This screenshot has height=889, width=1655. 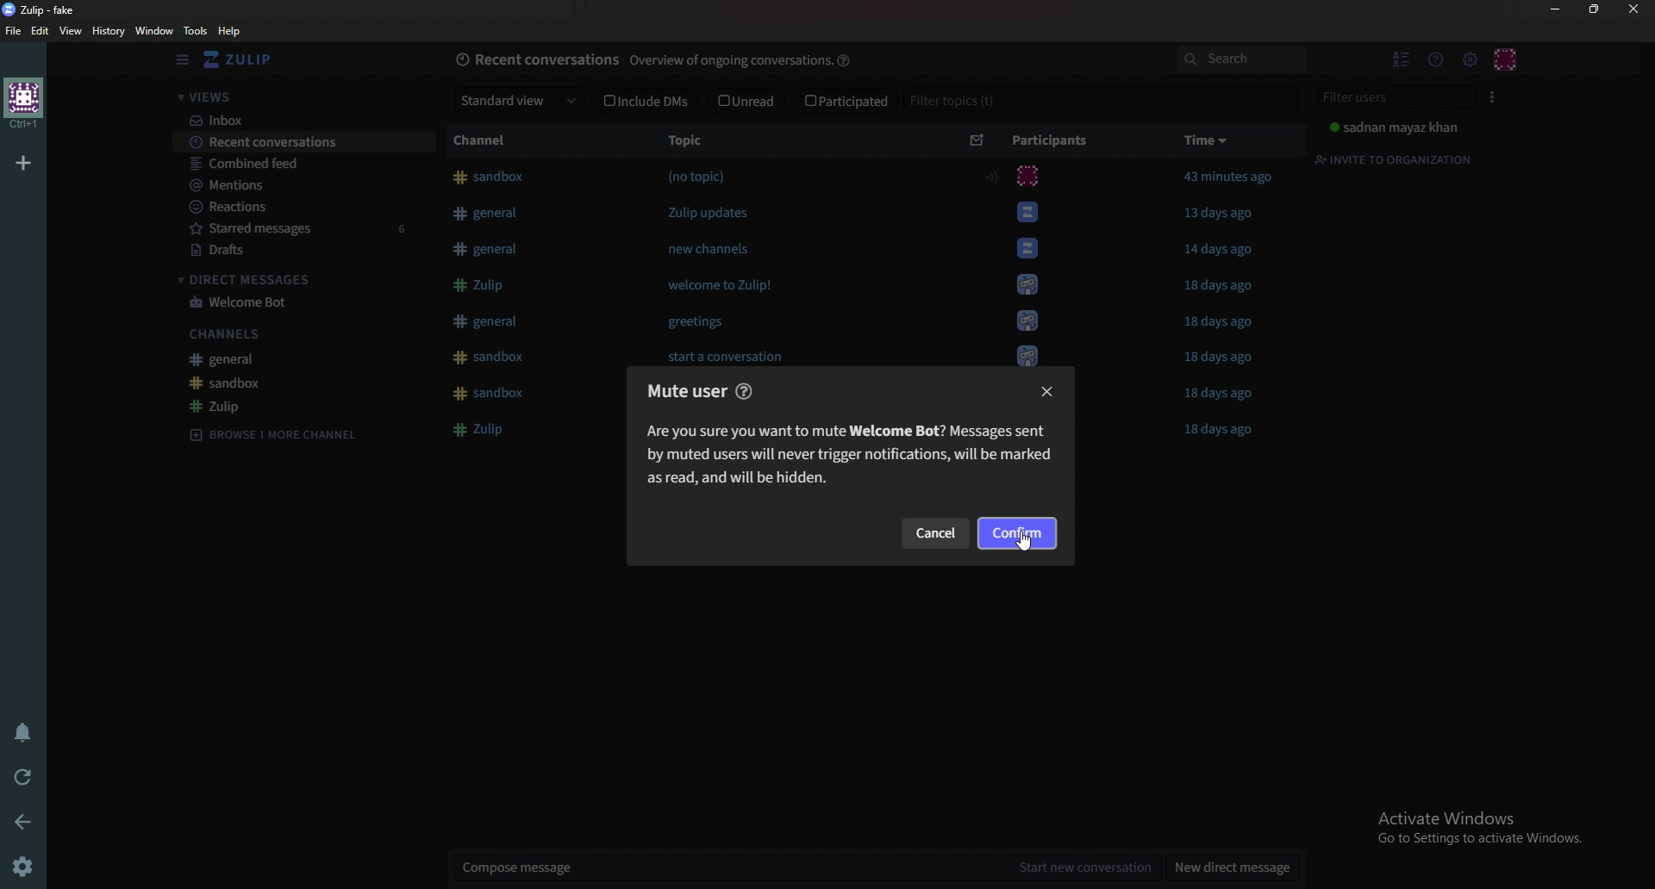 What do you see at coordinates (183, 61) in the screenshot?
I see `Hide sidebar` at bounding box center [183, 61].